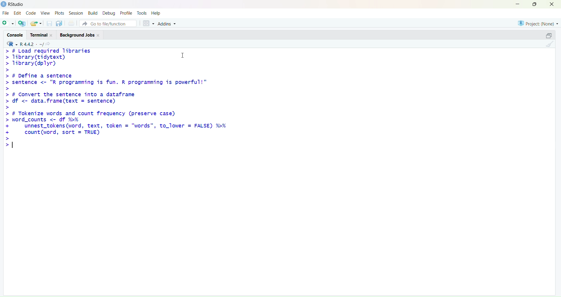 Image resolution: width=561 pixels, height=297 pixels. I want to click on open an existing file, so click(37, 23).